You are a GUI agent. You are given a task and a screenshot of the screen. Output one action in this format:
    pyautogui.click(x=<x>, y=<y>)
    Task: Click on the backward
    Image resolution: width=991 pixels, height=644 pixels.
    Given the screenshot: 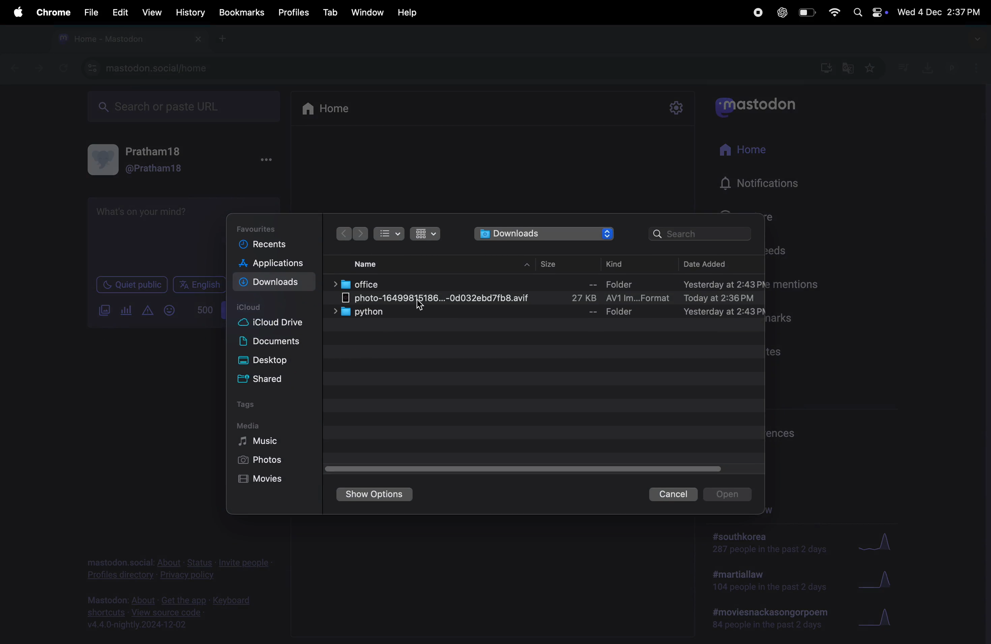 What is the action you would take?
    pyautogui.click(x=344, y=233)
    